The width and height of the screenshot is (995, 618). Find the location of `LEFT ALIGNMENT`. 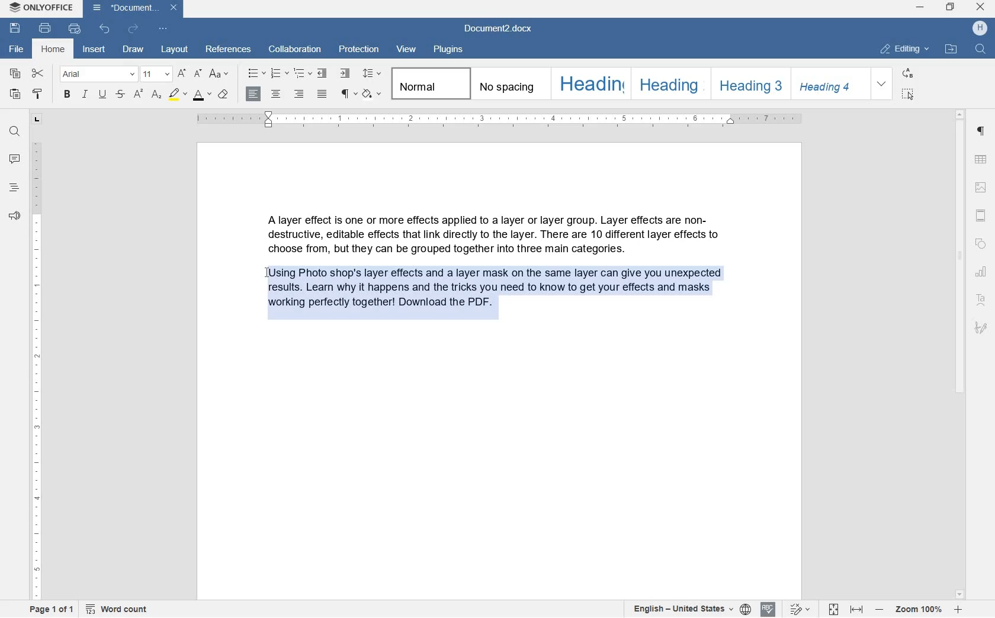

LEFT ALIGNMENT is located at coordinates (253, 95).